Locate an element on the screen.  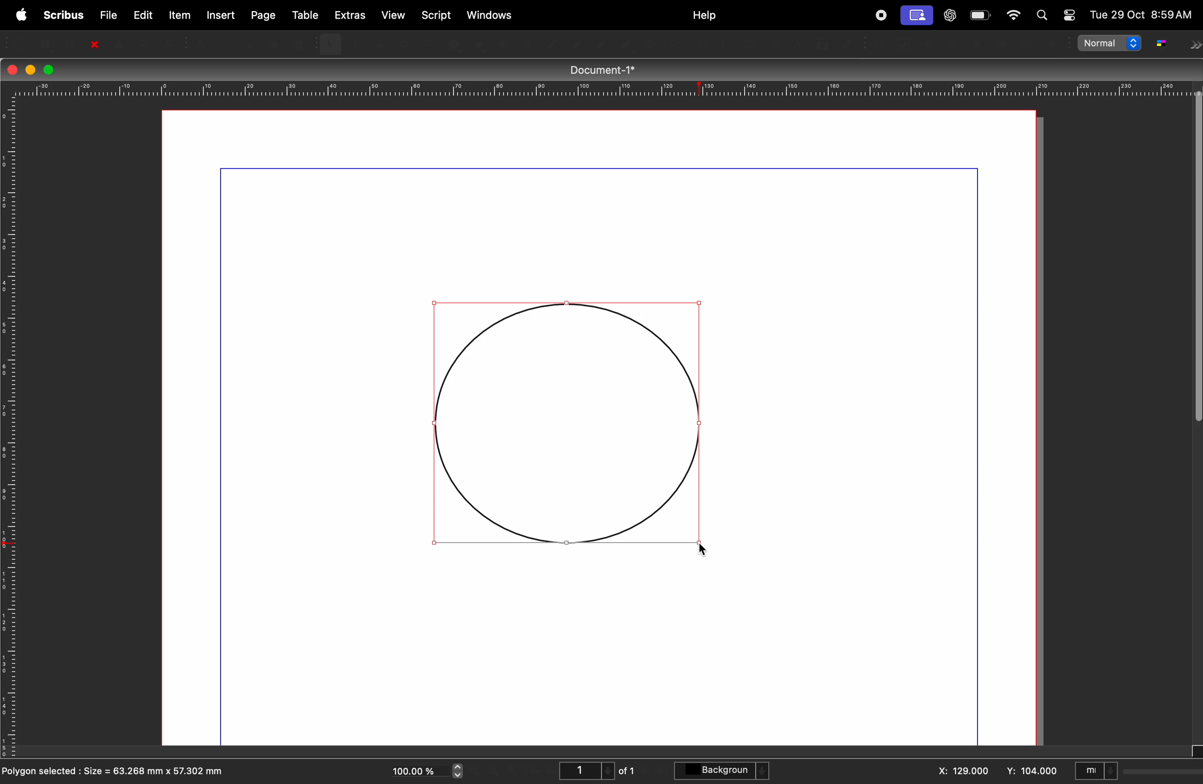
circle is located at coordinates (566, 425).